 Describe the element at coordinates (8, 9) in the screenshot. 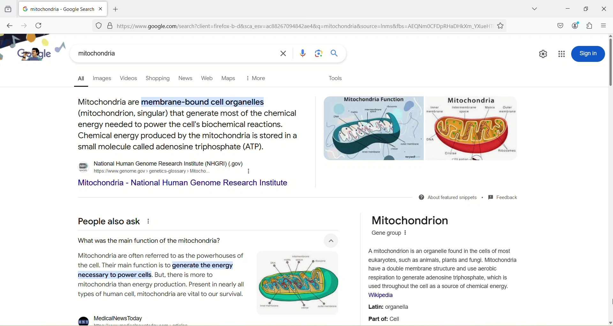

I see `view recent browsing across windows and devices` at that location.